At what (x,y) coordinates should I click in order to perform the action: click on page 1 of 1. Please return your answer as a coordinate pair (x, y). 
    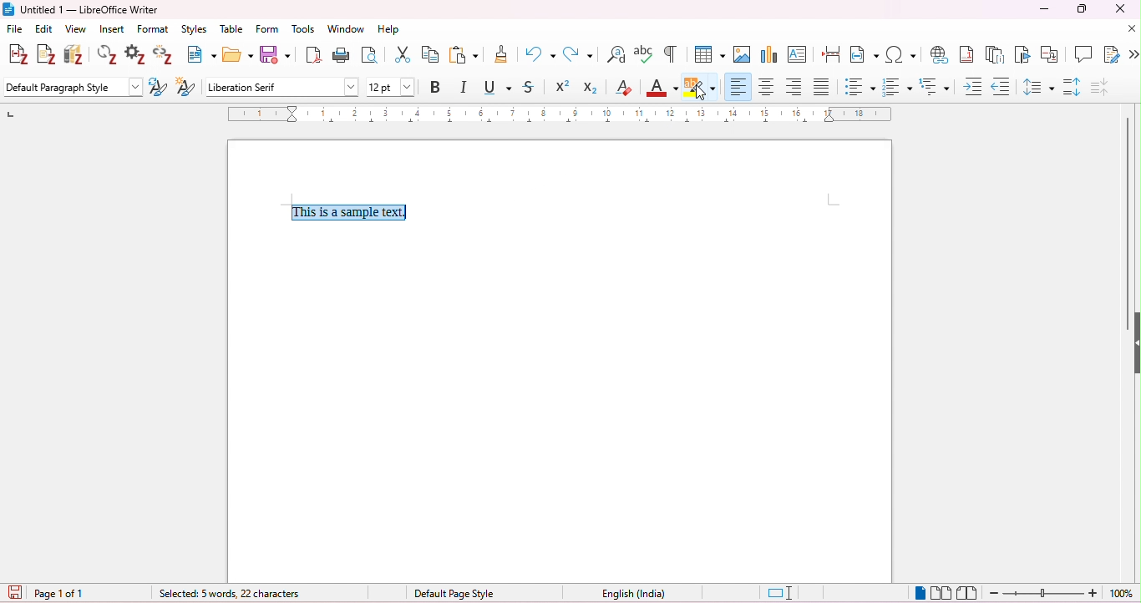
    Looking at the image, I should click on (68, 594).